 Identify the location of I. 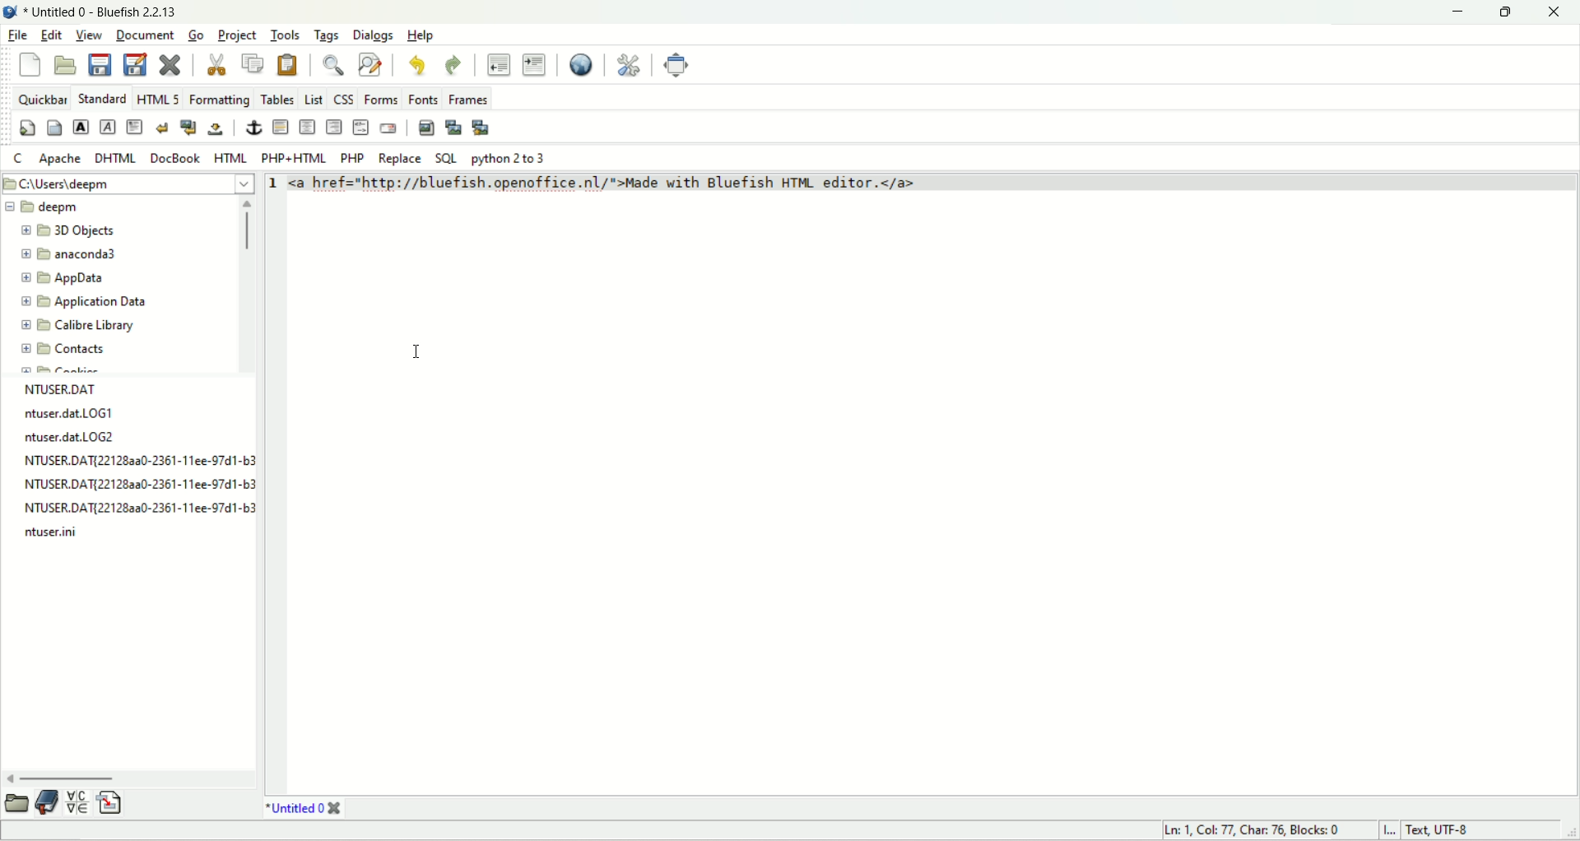
(1391, 831).